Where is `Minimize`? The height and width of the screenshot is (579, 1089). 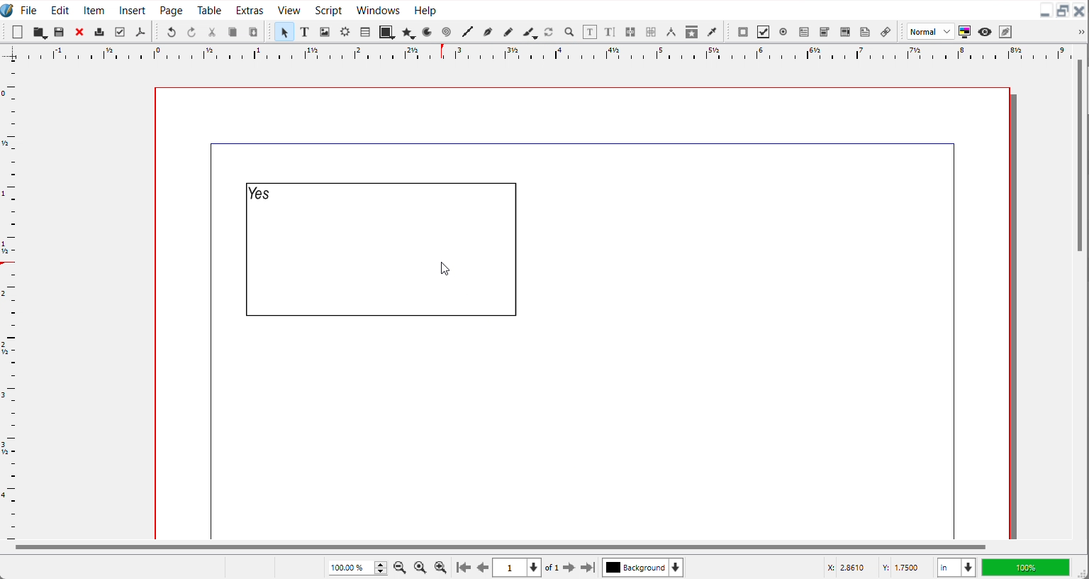 Minimize is located at coordinates (1045, 11).